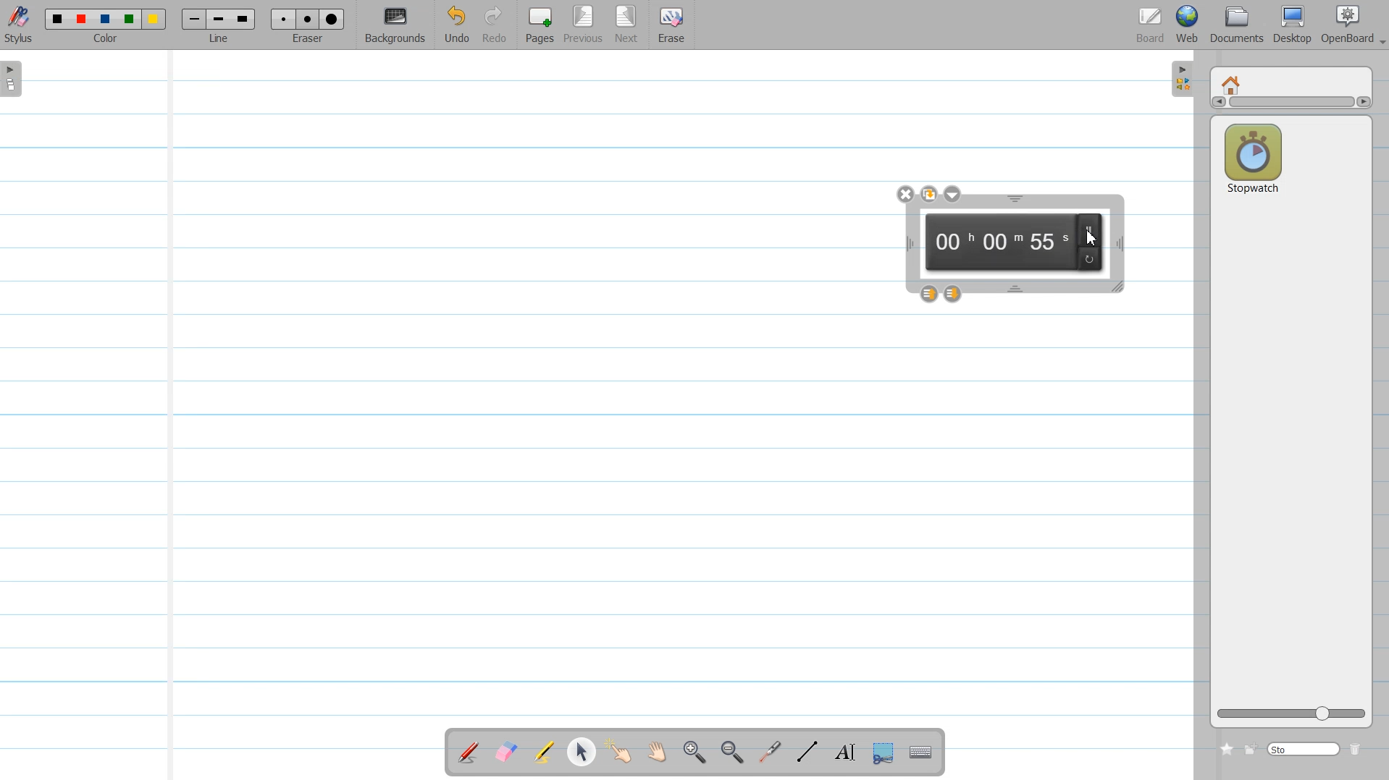 The image size is (1389, 780). What do you see at coordinates (660, 752) in the screenshot?
I see `Scroll Page` at bounding box center [660, 752].